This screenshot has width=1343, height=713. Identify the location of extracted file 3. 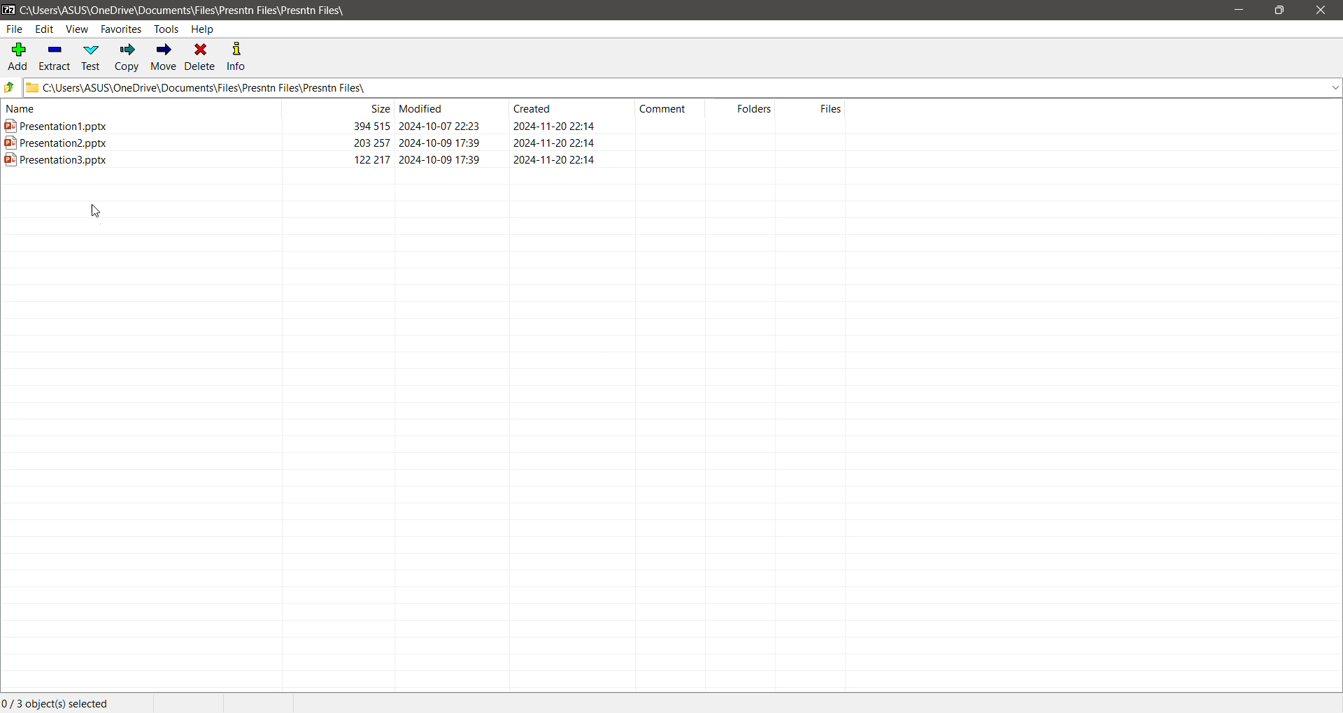
(57, 159).